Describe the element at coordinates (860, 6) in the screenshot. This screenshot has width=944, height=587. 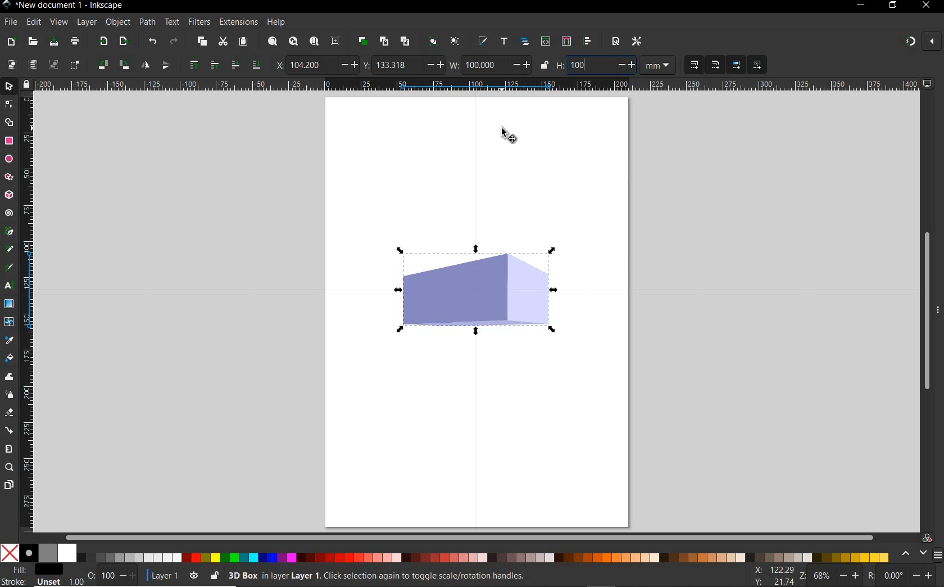
I see `minimize` at that location.